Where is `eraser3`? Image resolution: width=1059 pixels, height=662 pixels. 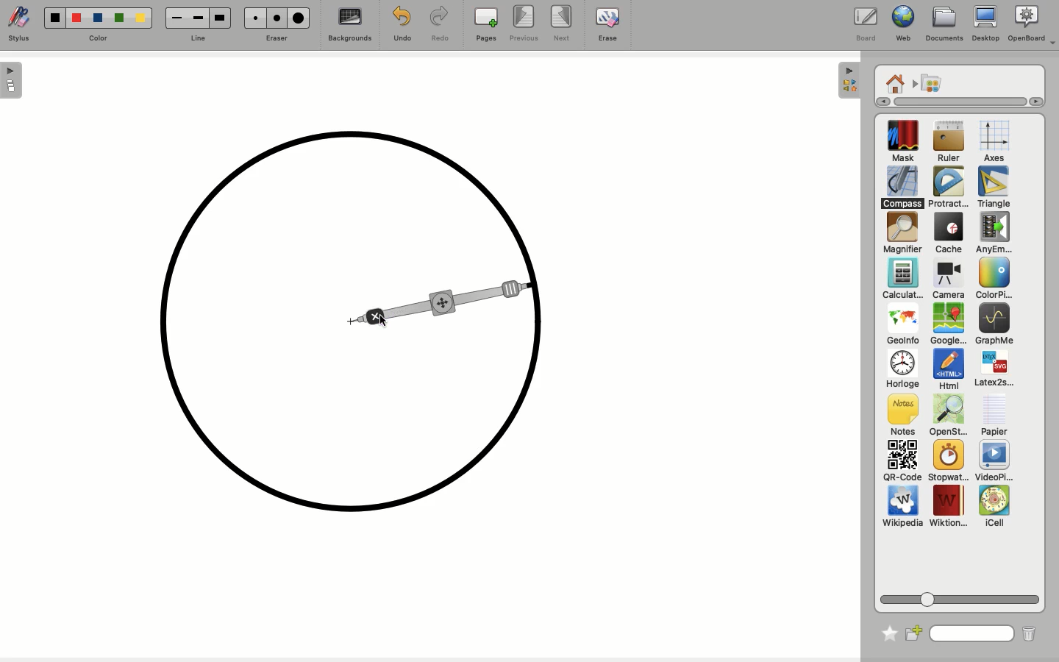 eraser3 is located at coordinates (299, 18).